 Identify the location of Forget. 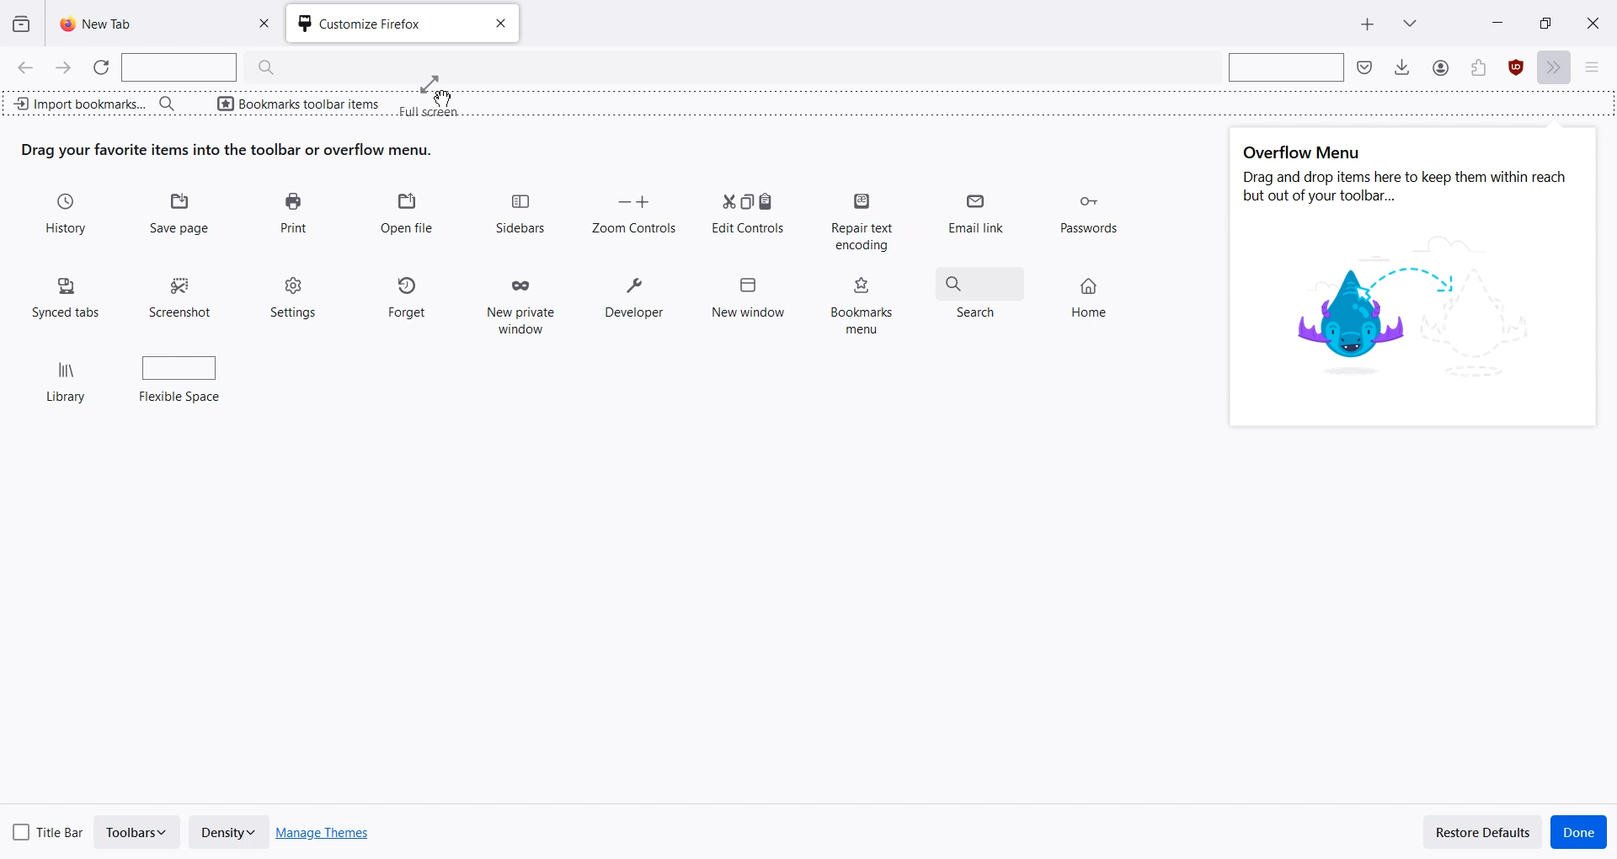
(408, 294).